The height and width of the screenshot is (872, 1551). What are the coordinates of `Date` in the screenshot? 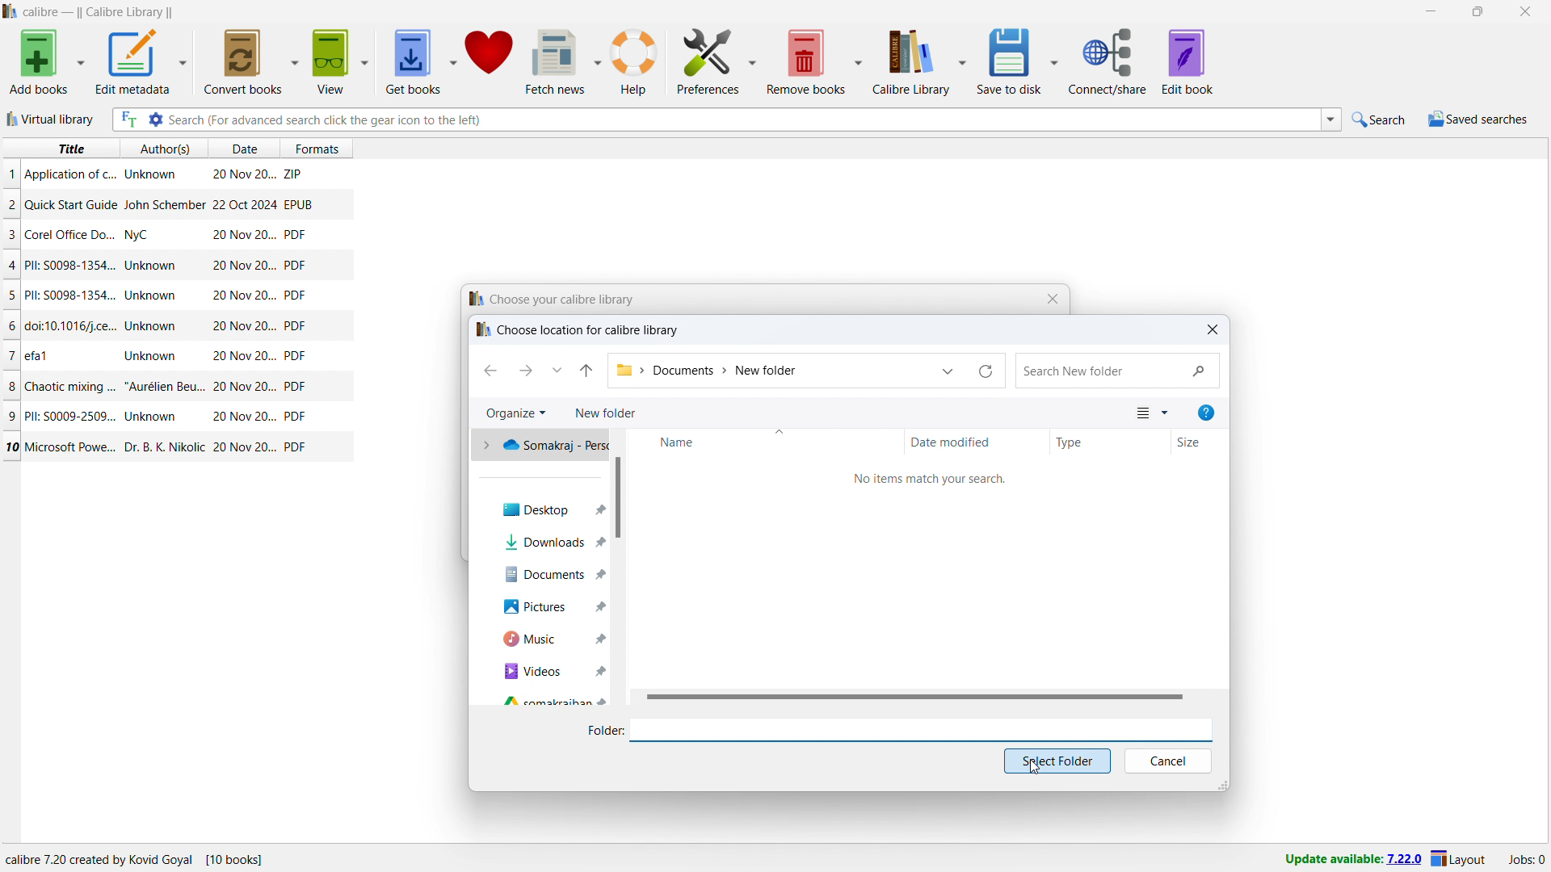 It's located at (242, 357).